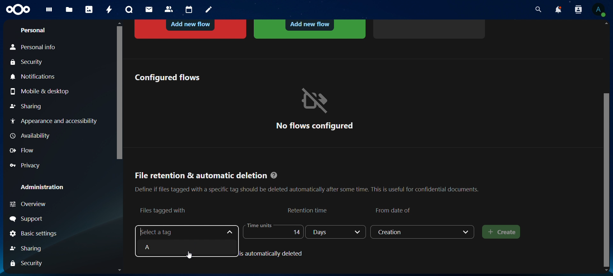 The height and width of the screenshot is (276, 613). What do you see at coordinates (118, 91) in the screenshot?
I see `scrollbar` at bounding box center [118, 91].